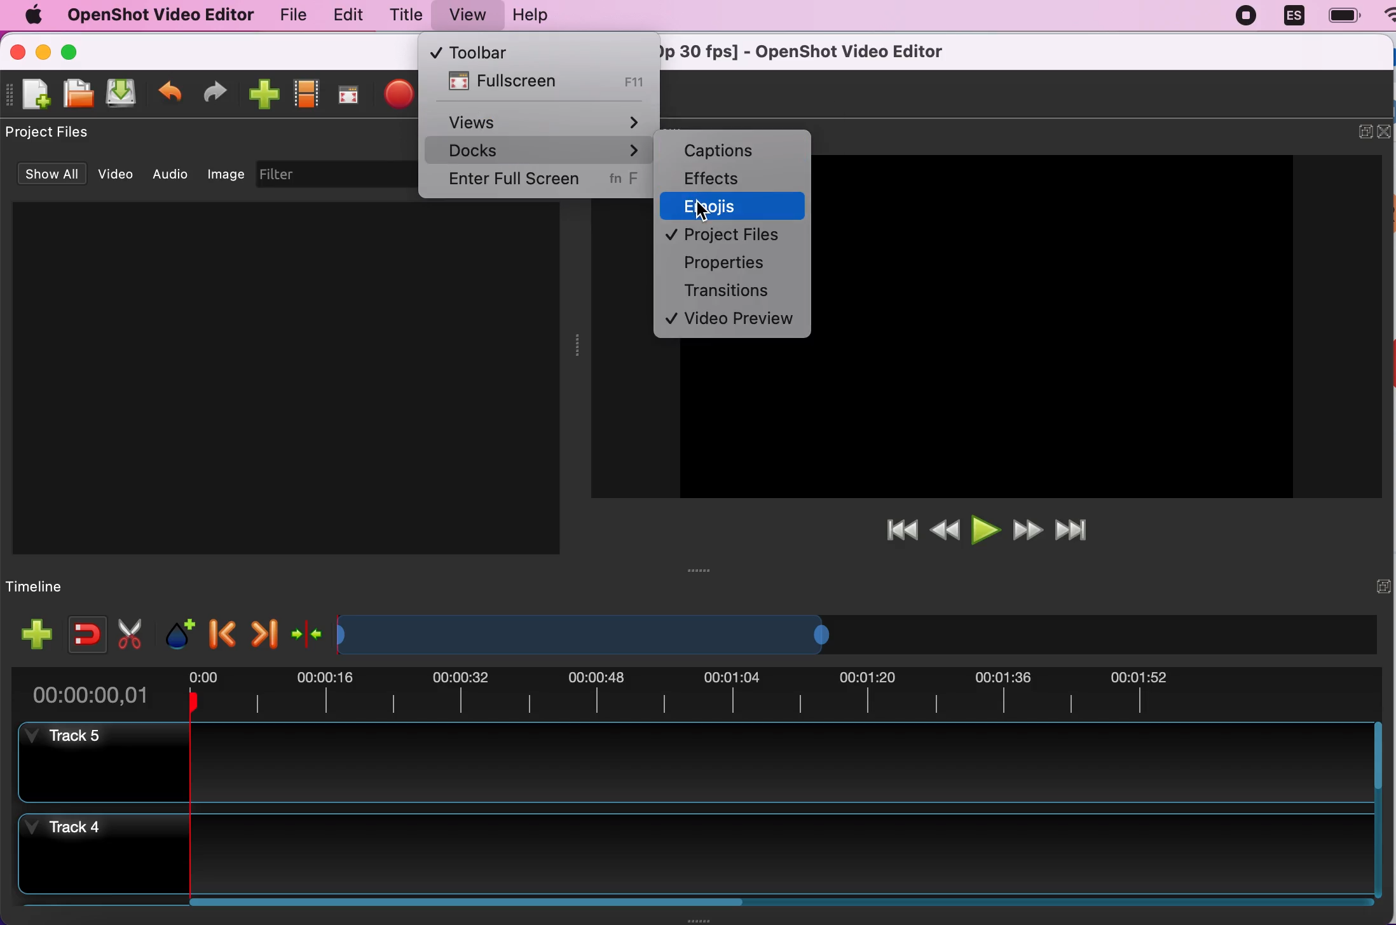 Image resolution: width=1396 pixels, height=925 pixels. Describe the element at coordinates (767, 902) in the screenshot. I see `Horizontal slide bar` at that location.